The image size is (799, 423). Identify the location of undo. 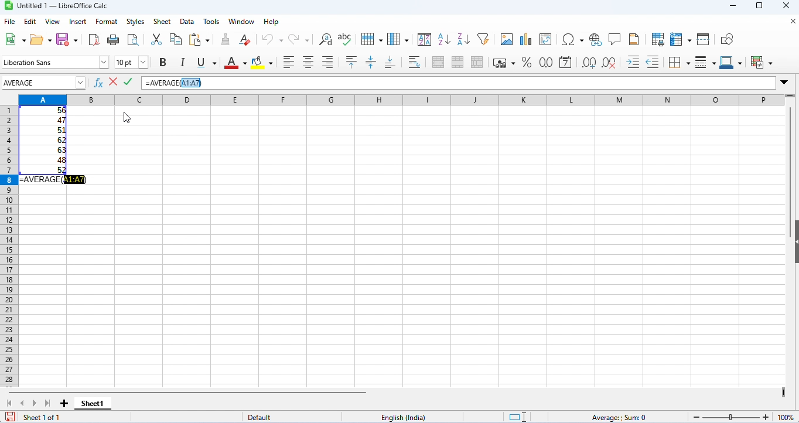
(272, 39).